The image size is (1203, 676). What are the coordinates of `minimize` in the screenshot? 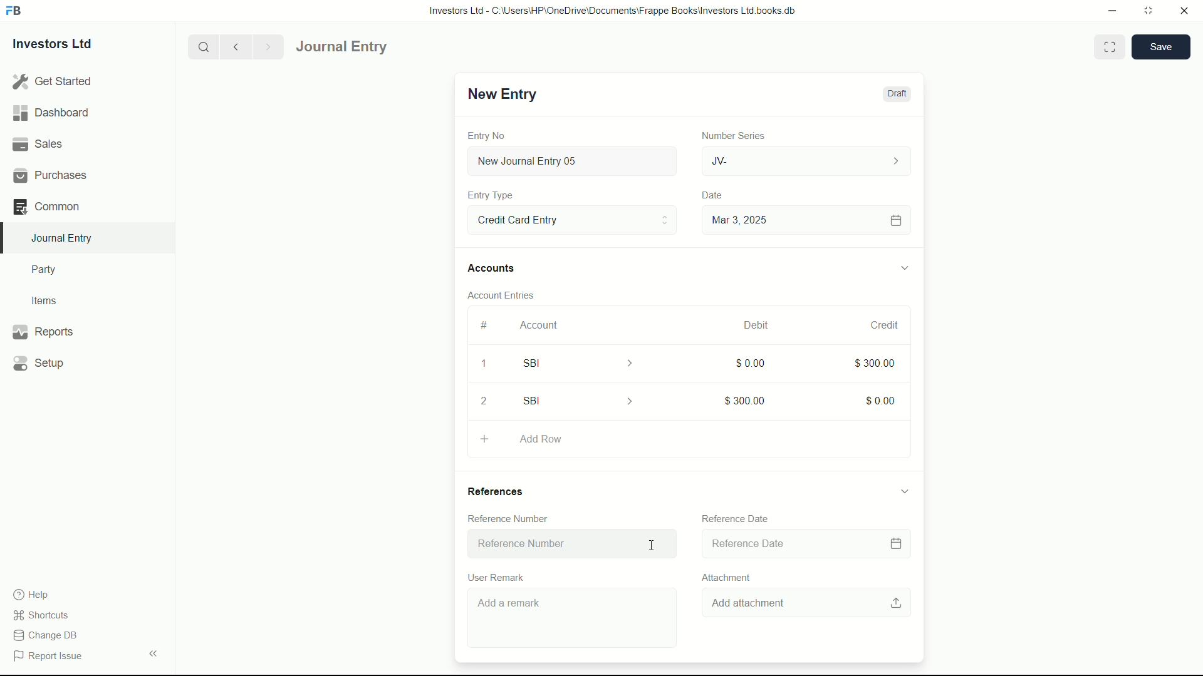 It's located at (1109, 9).